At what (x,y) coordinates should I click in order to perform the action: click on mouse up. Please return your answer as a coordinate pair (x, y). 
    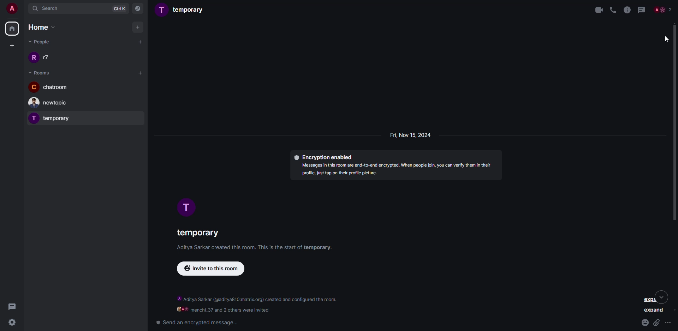
    Looking at the image, I should click on (674, 124).